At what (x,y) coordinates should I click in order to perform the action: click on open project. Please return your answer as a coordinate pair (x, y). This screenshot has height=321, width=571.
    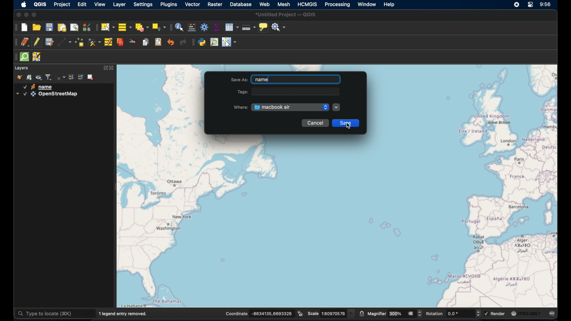
    Looking at the image, I should click on (37, 28).